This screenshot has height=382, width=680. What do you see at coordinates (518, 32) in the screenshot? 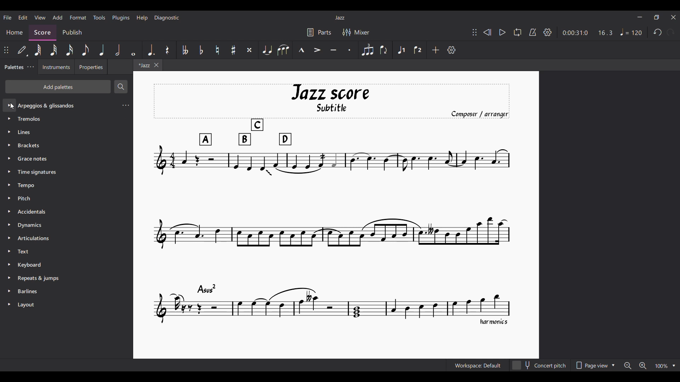
I see `Loop playback` at bounding box center [518, 32].